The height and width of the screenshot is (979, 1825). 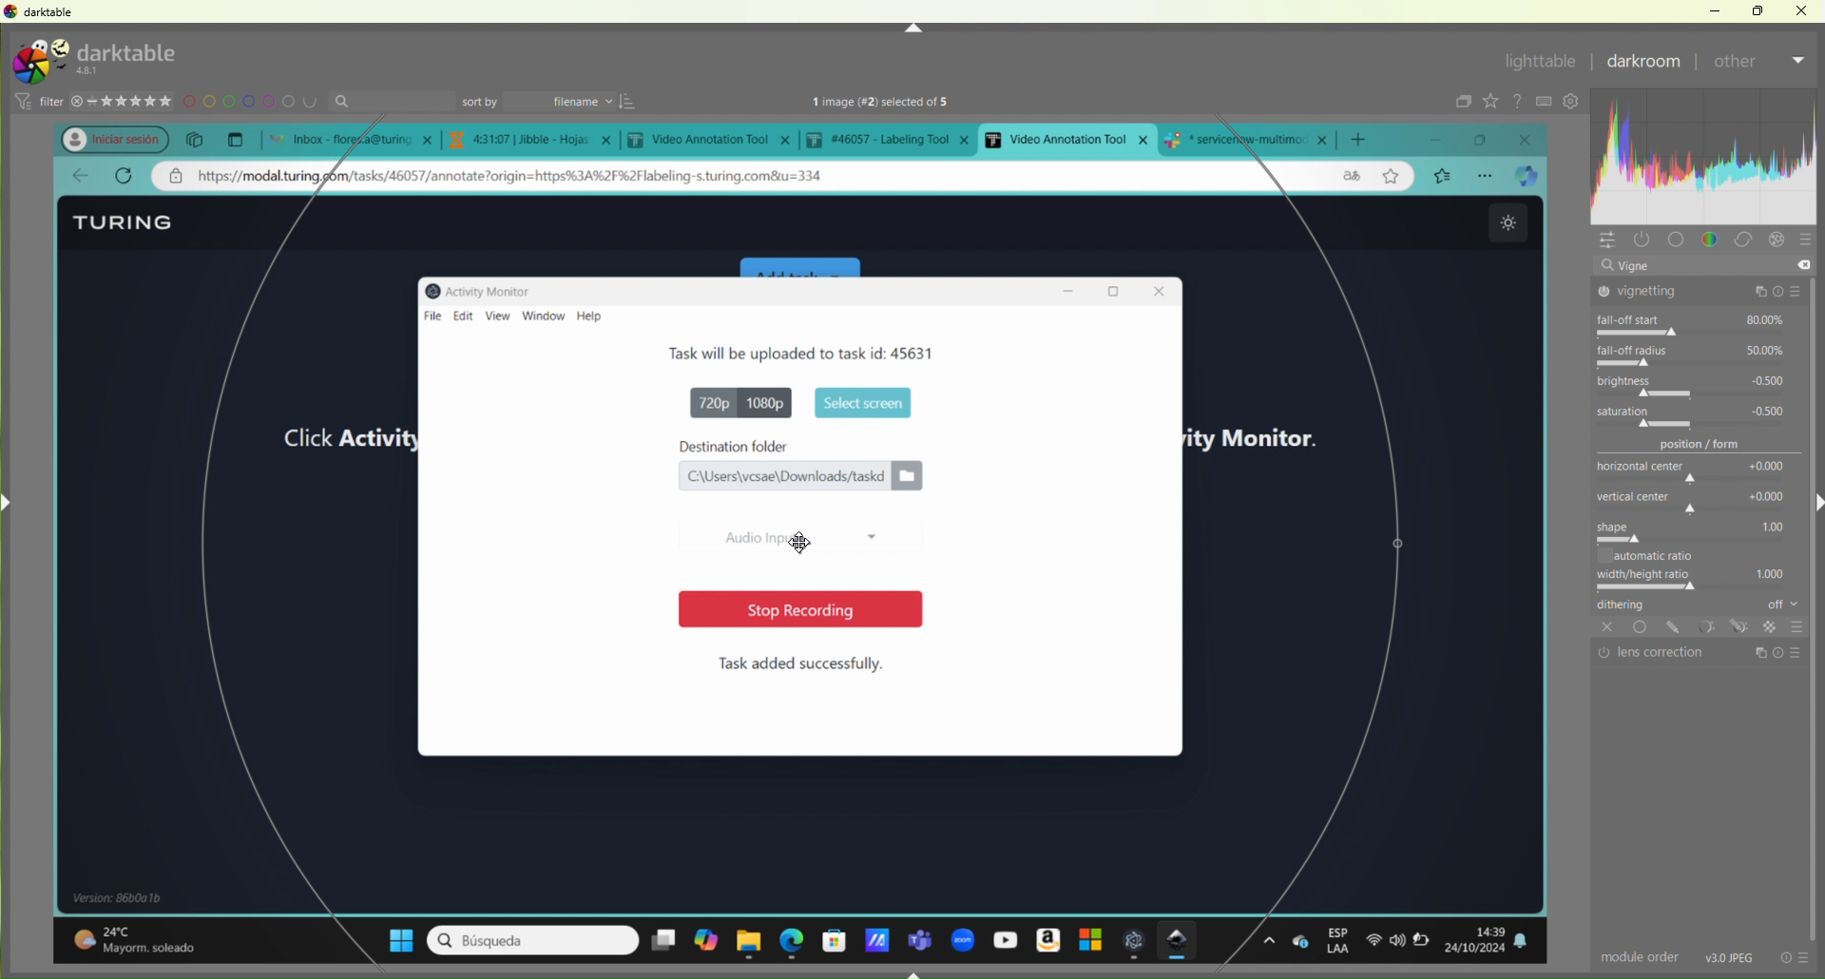 What do you see at coordinates (1371, 945) in the screenshot?
I see `wifi` at bounding box center [1371, 945].